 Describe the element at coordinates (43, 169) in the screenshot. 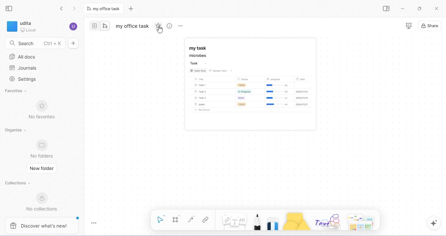

I see `new folder` at that location.